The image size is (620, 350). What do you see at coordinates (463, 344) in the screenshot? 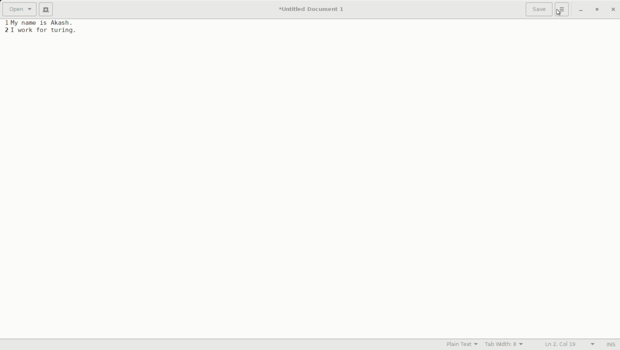
I see `plain text` at bounding box center [463, 344].